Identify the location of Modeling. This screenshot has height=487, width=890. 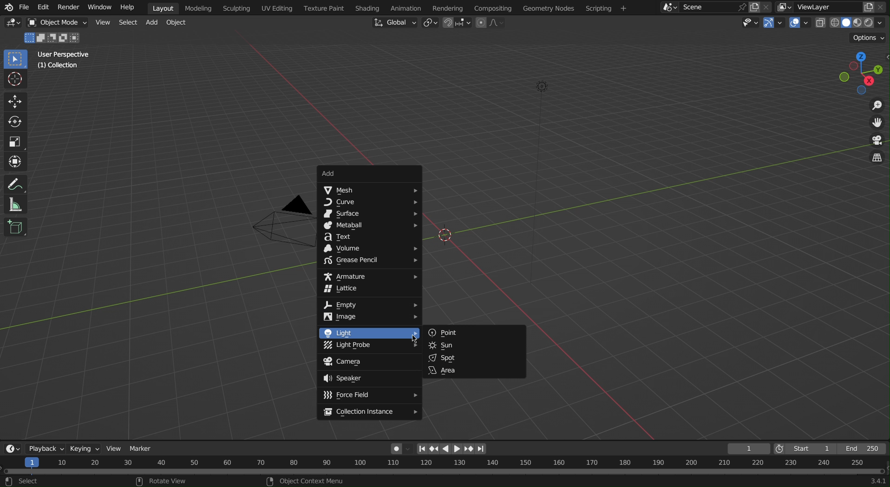
(201, 8).